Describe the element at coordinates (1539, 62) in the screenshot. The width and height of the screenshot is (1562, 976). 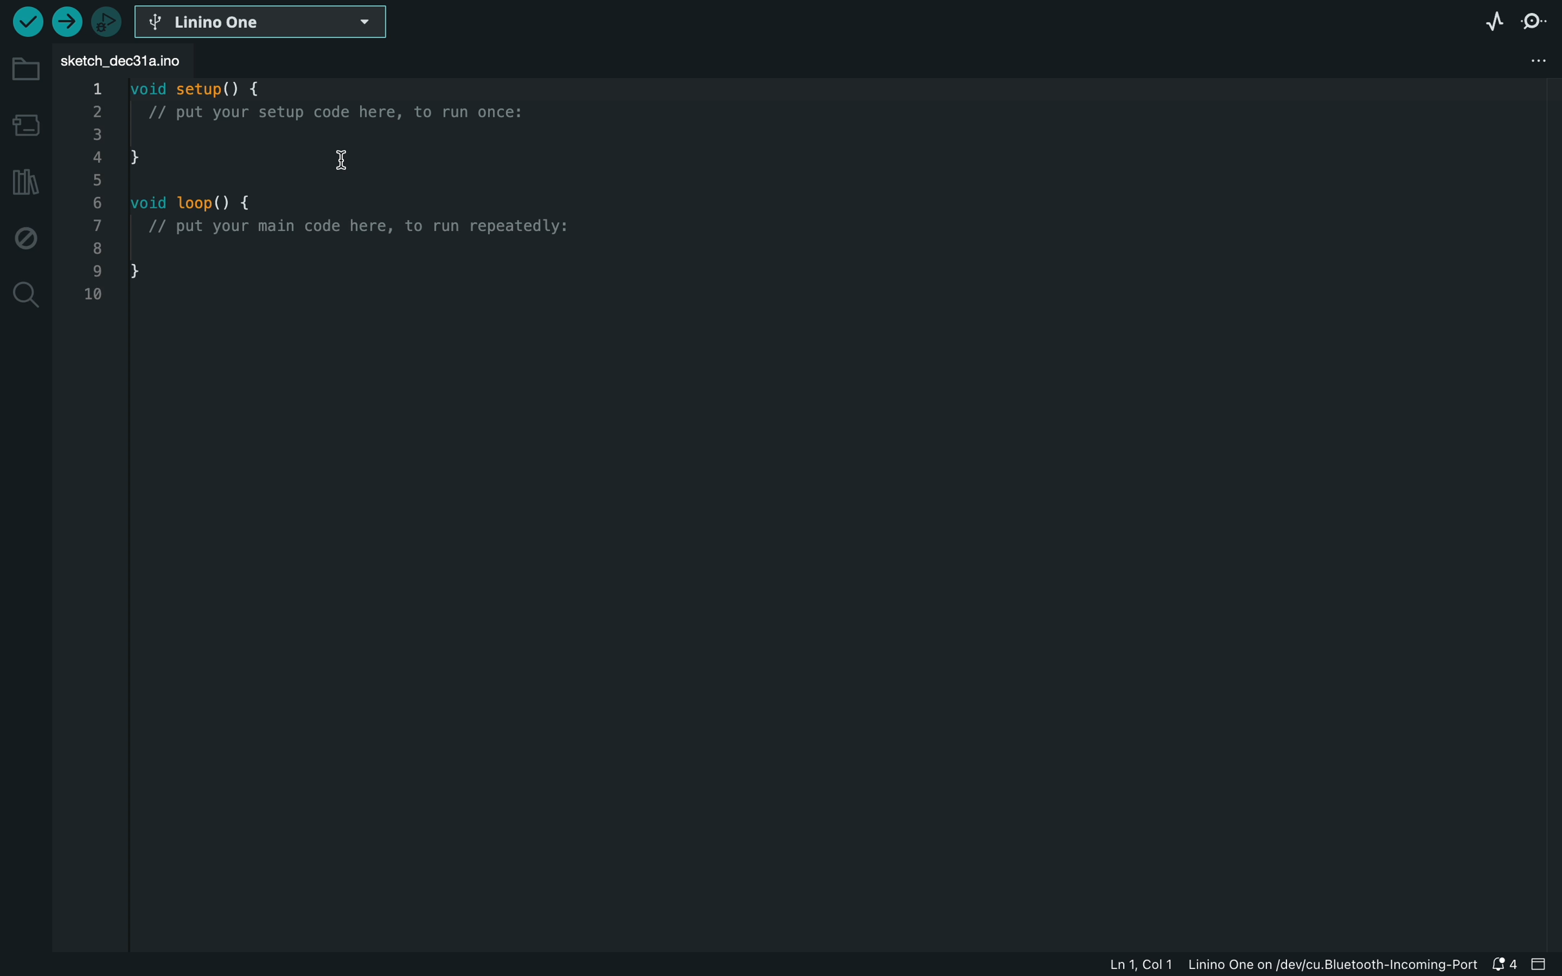
I see `More menu` at that location.